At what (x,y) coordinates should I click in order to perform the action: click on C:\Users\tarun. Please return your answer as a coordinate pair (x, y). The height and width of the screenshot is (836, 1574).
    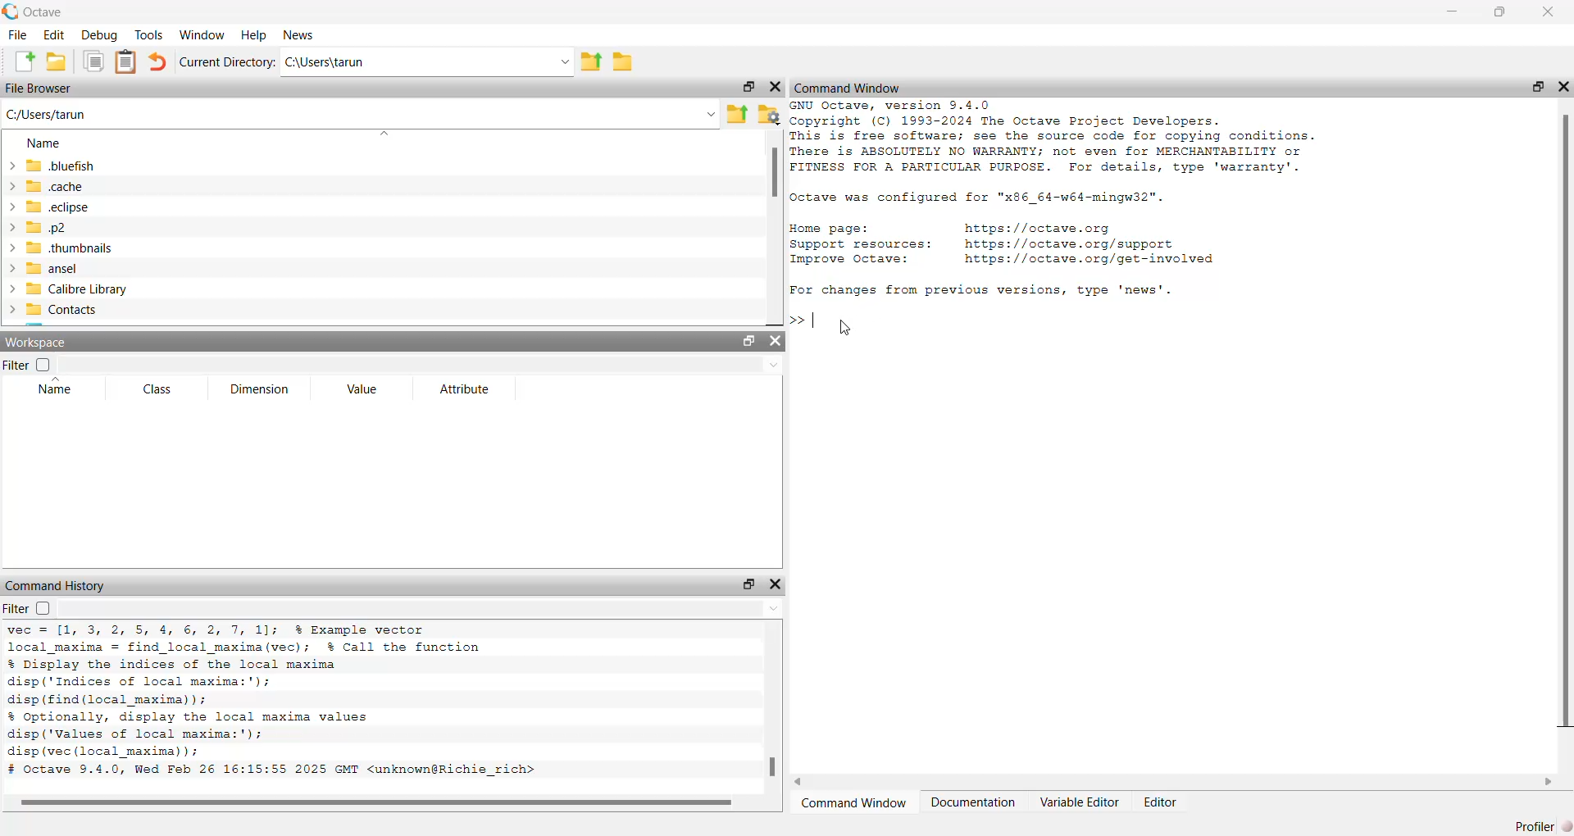
    Looking at the image, I should click on (416, 62).